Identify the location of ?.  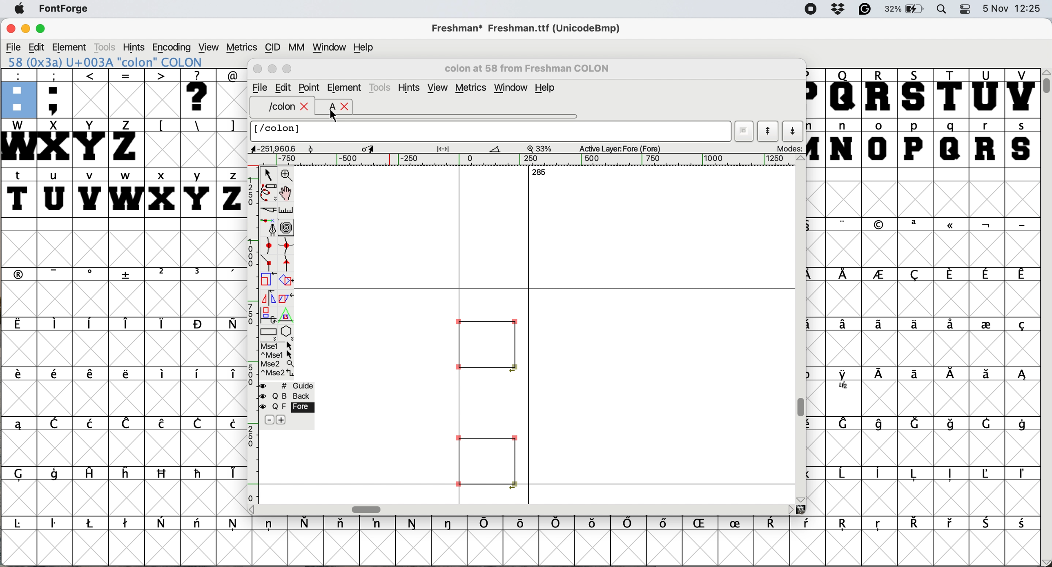
(200, 93).